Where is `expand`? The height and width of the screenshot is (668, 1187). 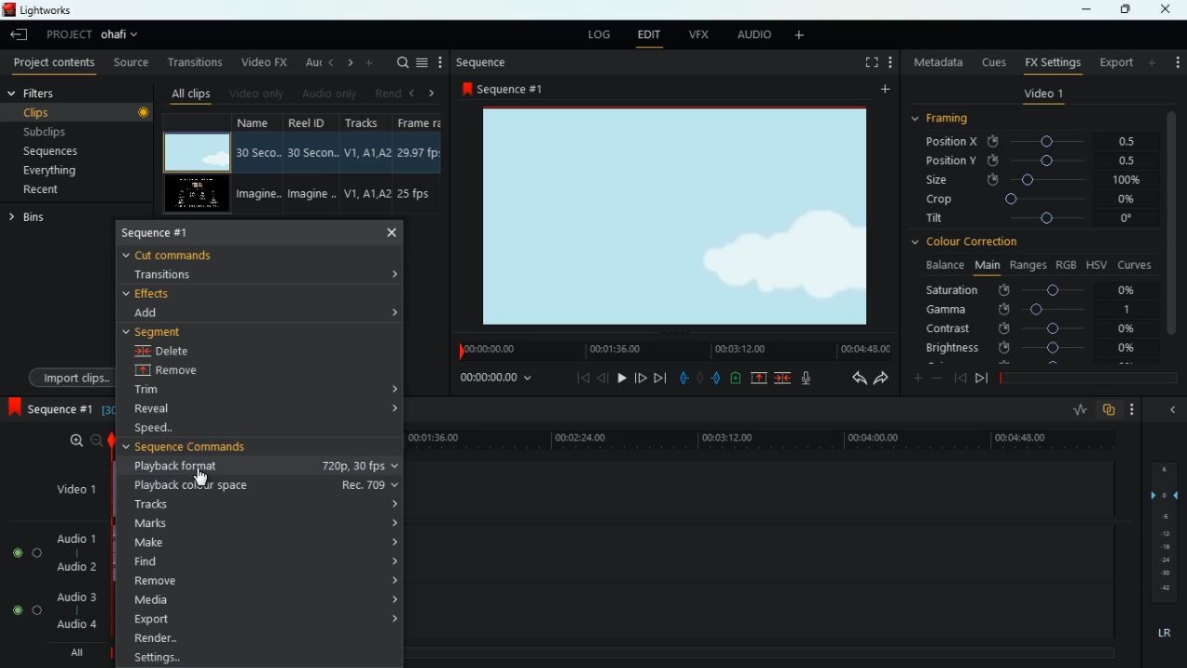 expand is located at coordinates (393, 312).